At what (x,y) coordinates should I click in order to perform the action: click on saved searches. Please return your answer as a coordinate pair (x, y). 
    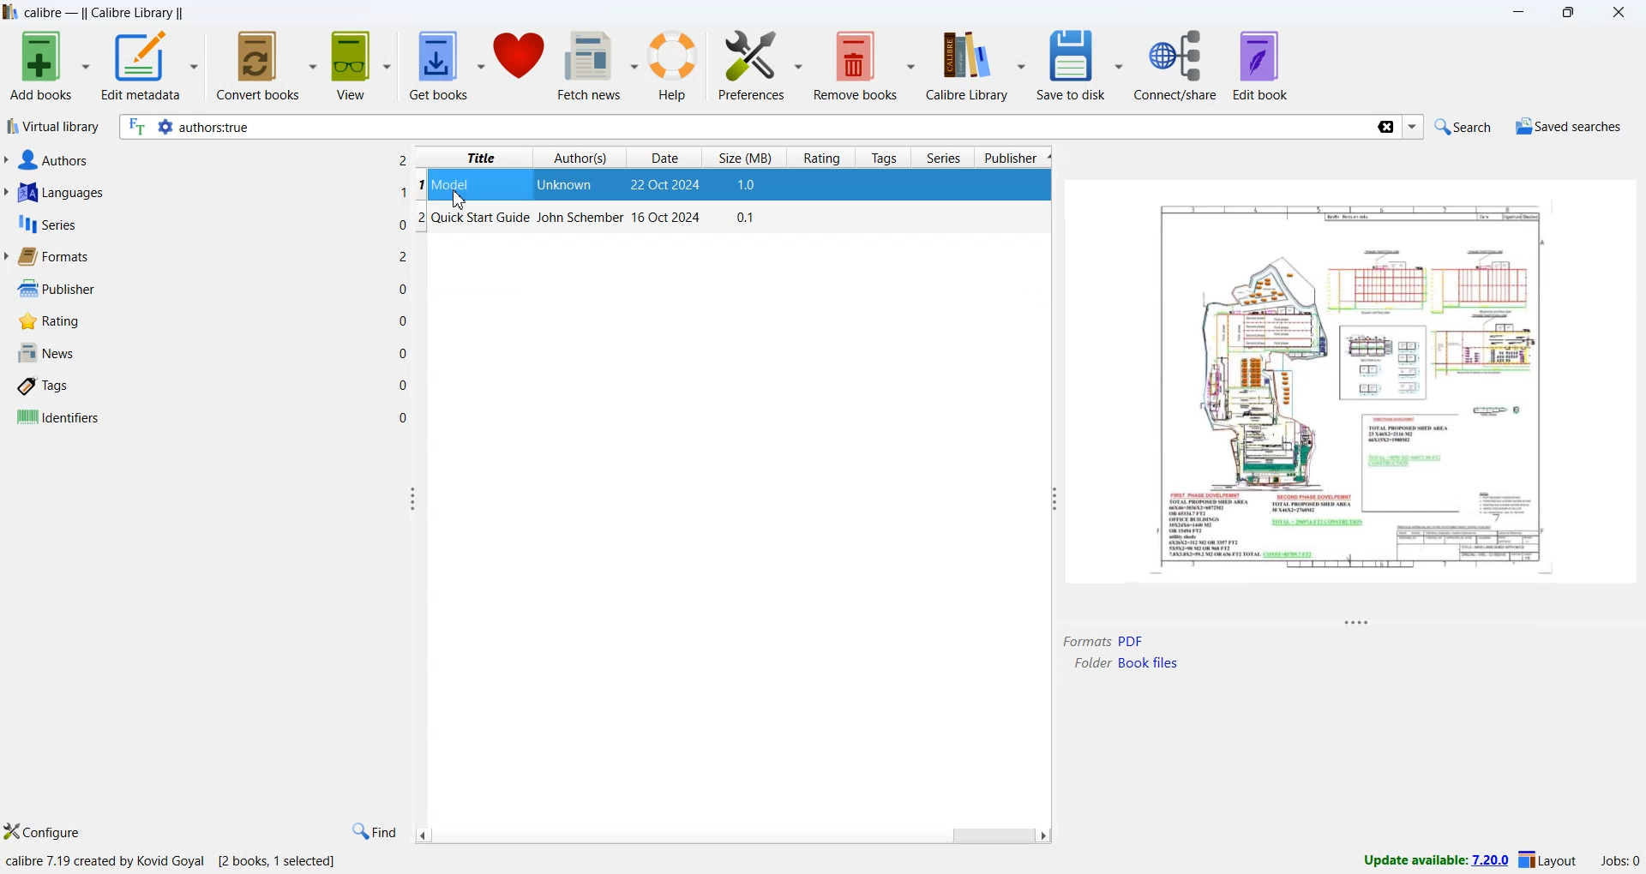
    Looking at the image, I should click on (1567, 129).